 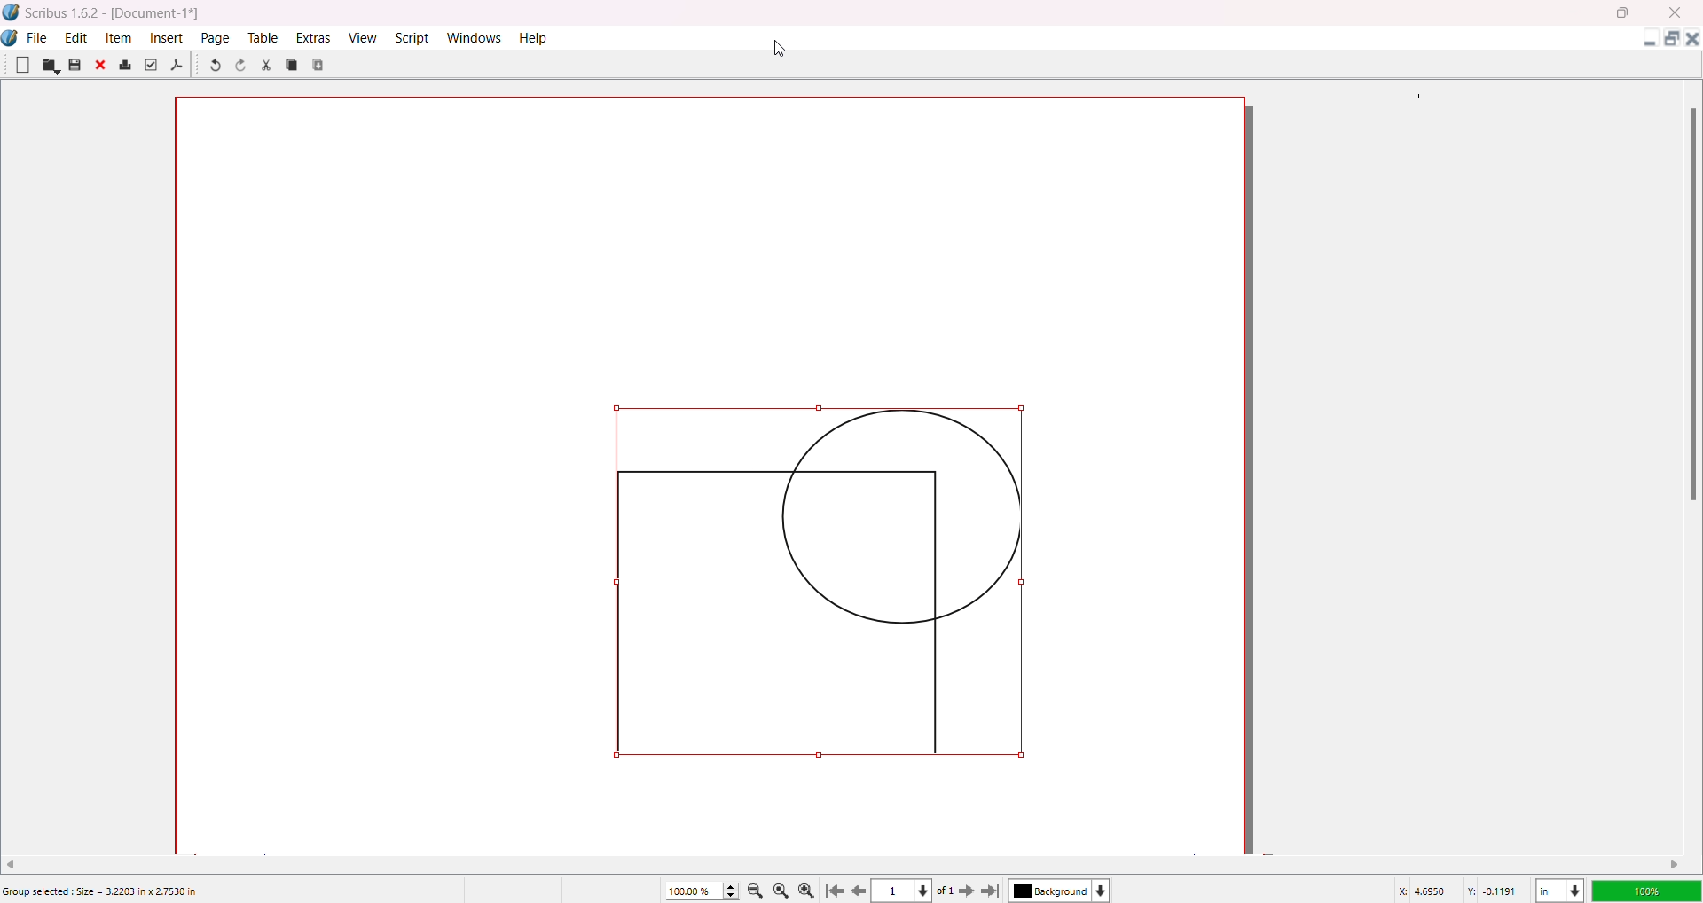 What do you see at coordinates (861, 893) in the screenshot?
I see `previous` at bounding box center [861, 893].